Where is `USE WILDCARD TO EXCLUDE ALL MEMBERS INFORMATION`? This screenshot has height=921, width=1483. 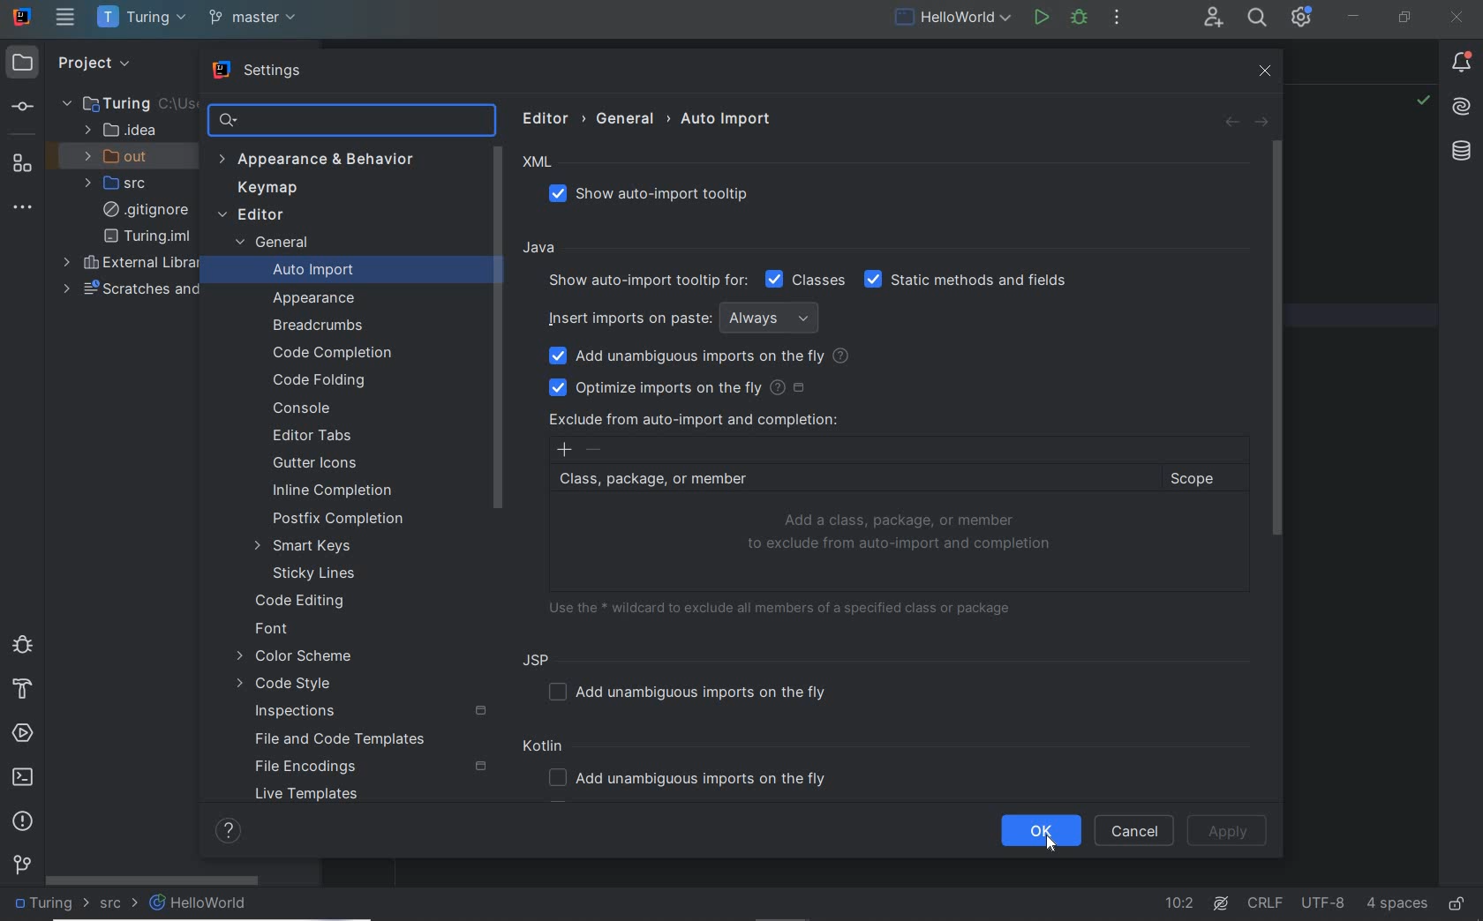
USE WILDCARD TO EXCLUDE ALL MEMBERS INFORMATION is located at coordinates (787, 606).